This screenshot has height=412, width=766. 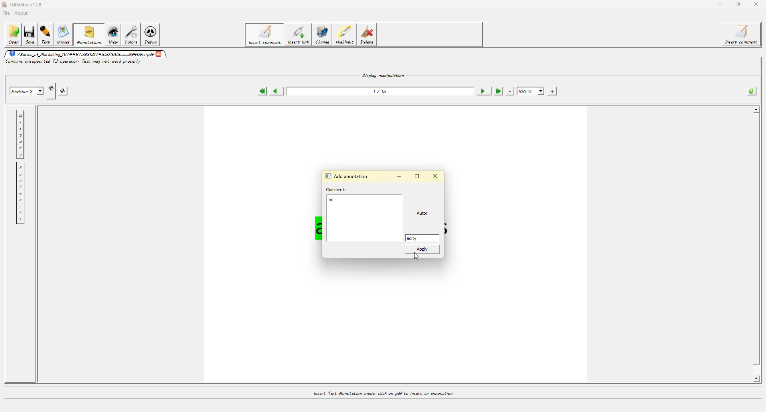 What do you see at coordinates (425, 249) in the screenshot?
I see `apply` at bounding box center [425, 249].